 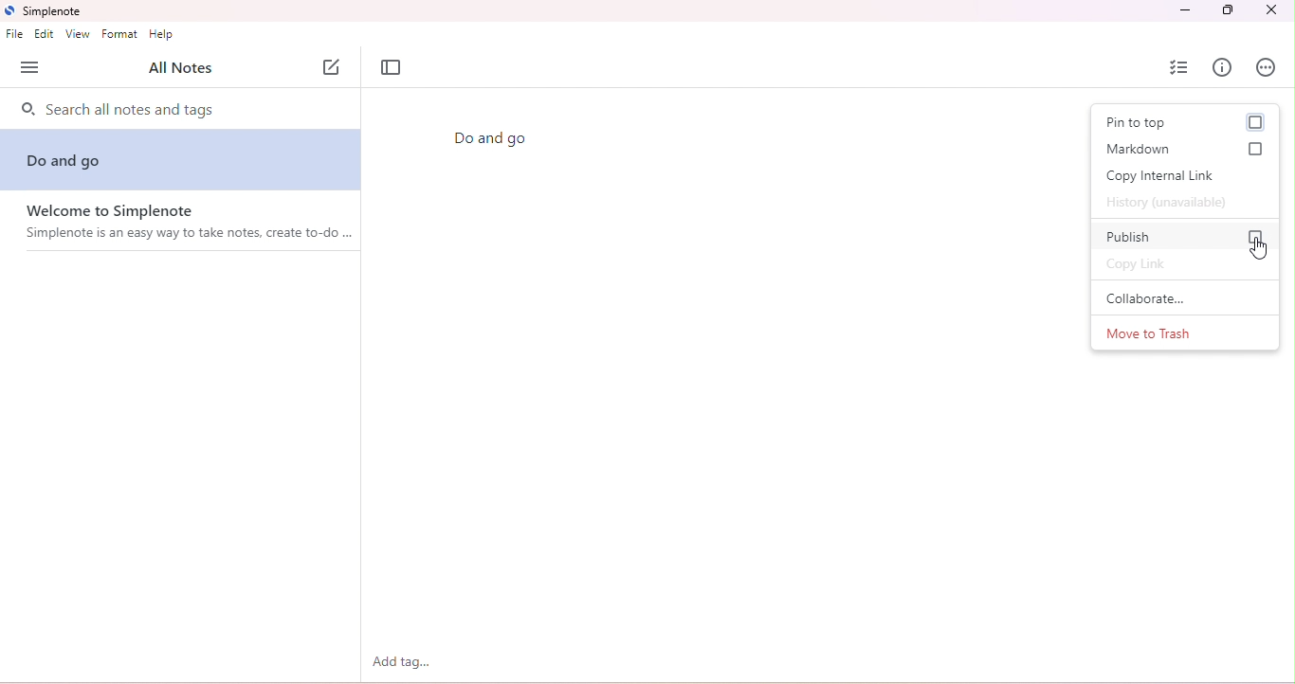 I want to click on open side bar, so click(x=29, y=68).